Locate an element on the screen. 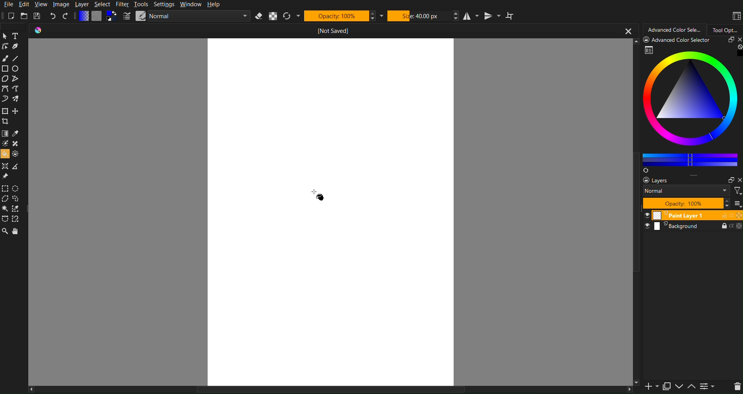 The image size is (743, 394). Window is located at coordinates (190, 5).